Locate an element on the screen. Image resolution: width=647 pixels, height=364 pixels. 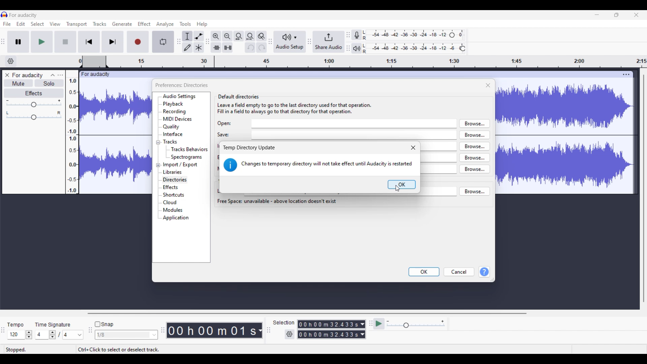
Indicates text box for save is located at coordinates (223, 134).